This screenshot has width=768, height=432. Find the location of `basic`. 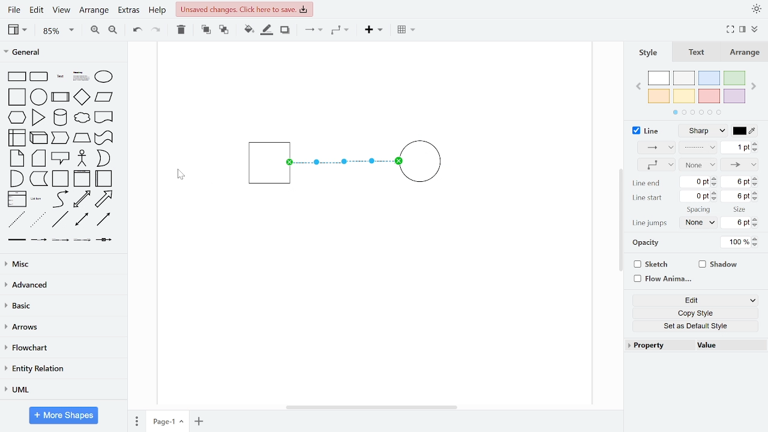

basic is located at coordinates (62, 305).